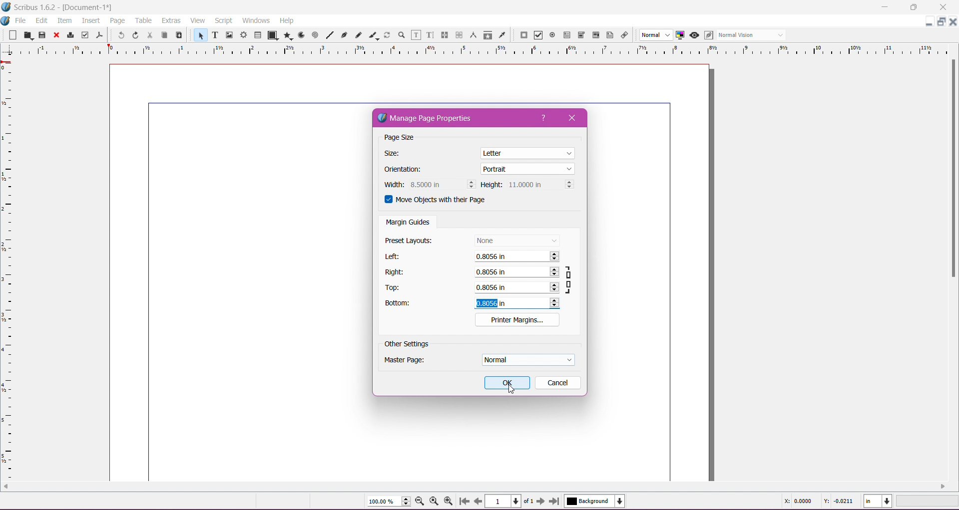 The height and width of the screenshot is (510, 959). What do you see at coordinates (223, 20) in the screenshot?
I see `Script` at bounding box center [223, 20].